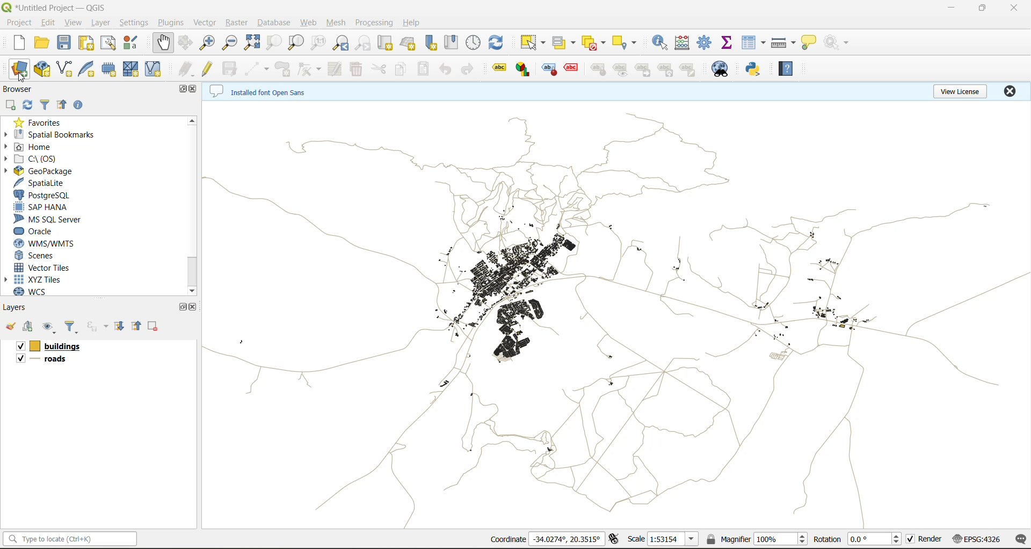  I want to click on label tool, so click(691, 70).